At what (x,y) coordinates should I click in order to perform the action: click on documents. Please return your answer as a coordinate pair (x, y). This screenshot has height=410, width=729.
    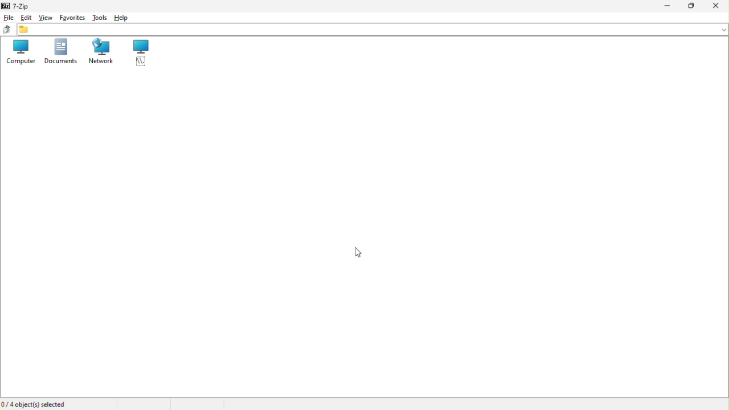
    Looking at the image, I should click on (59, 53).